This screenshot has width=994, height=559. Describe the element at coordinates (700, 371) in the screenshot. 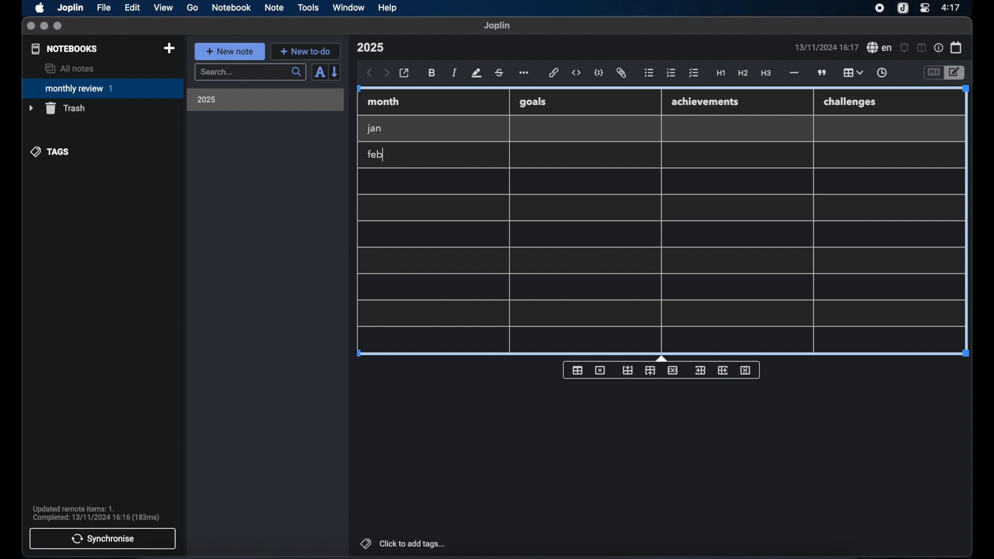

I see `insert column before` at that location.